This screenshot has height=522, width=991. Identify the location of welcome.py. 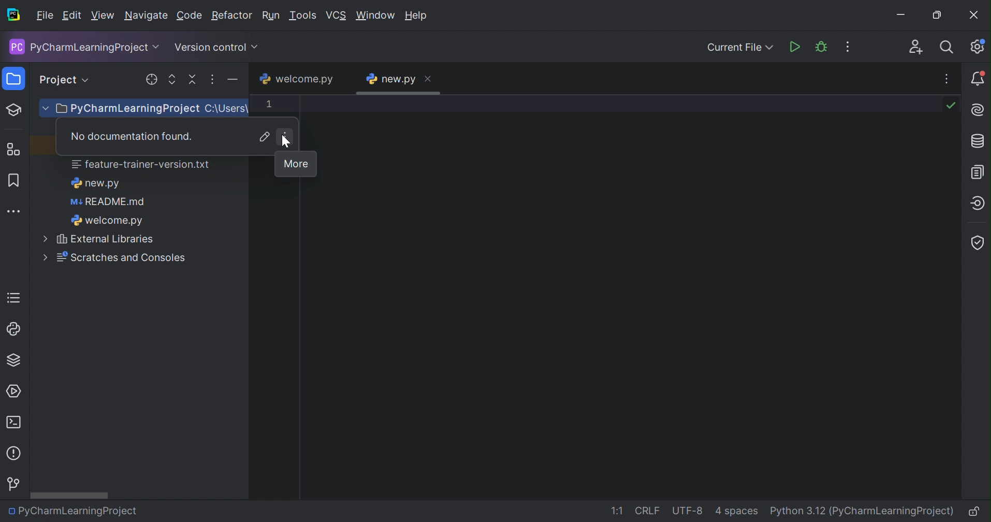
(106, 222).